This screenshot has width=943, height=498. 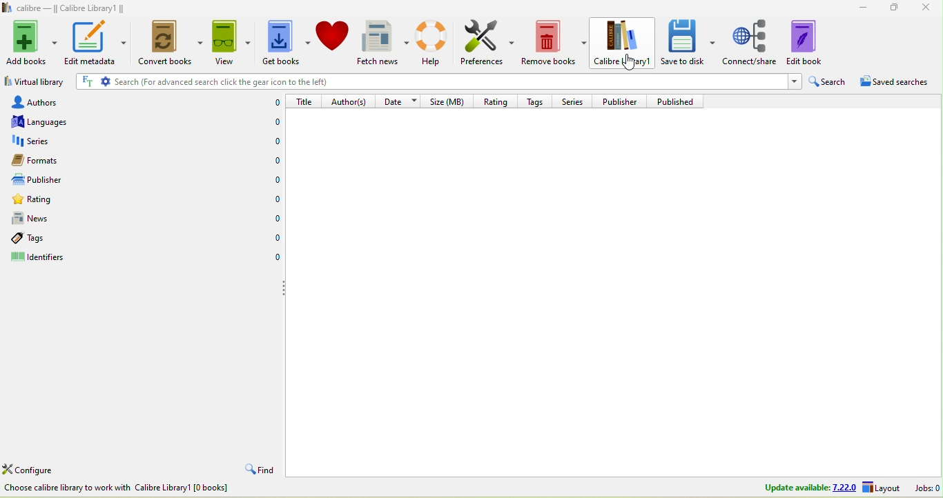 What do you see at coordinates (680, 101) in the screenshot?
I see `published` at bounding box center [680, 101].